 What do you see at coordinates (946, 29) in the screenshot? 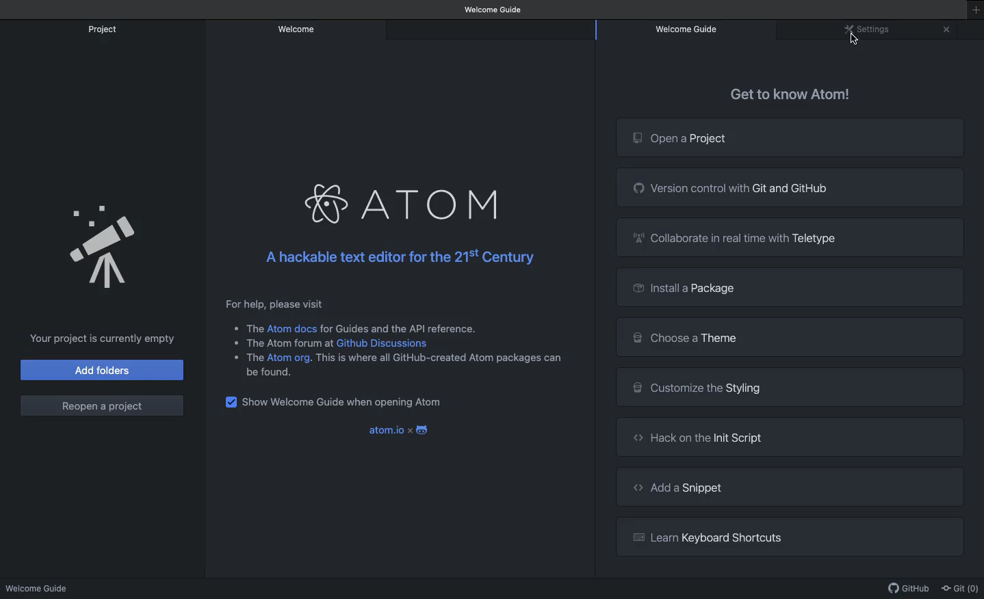
I see `Close` at bounding box center [946, 29].